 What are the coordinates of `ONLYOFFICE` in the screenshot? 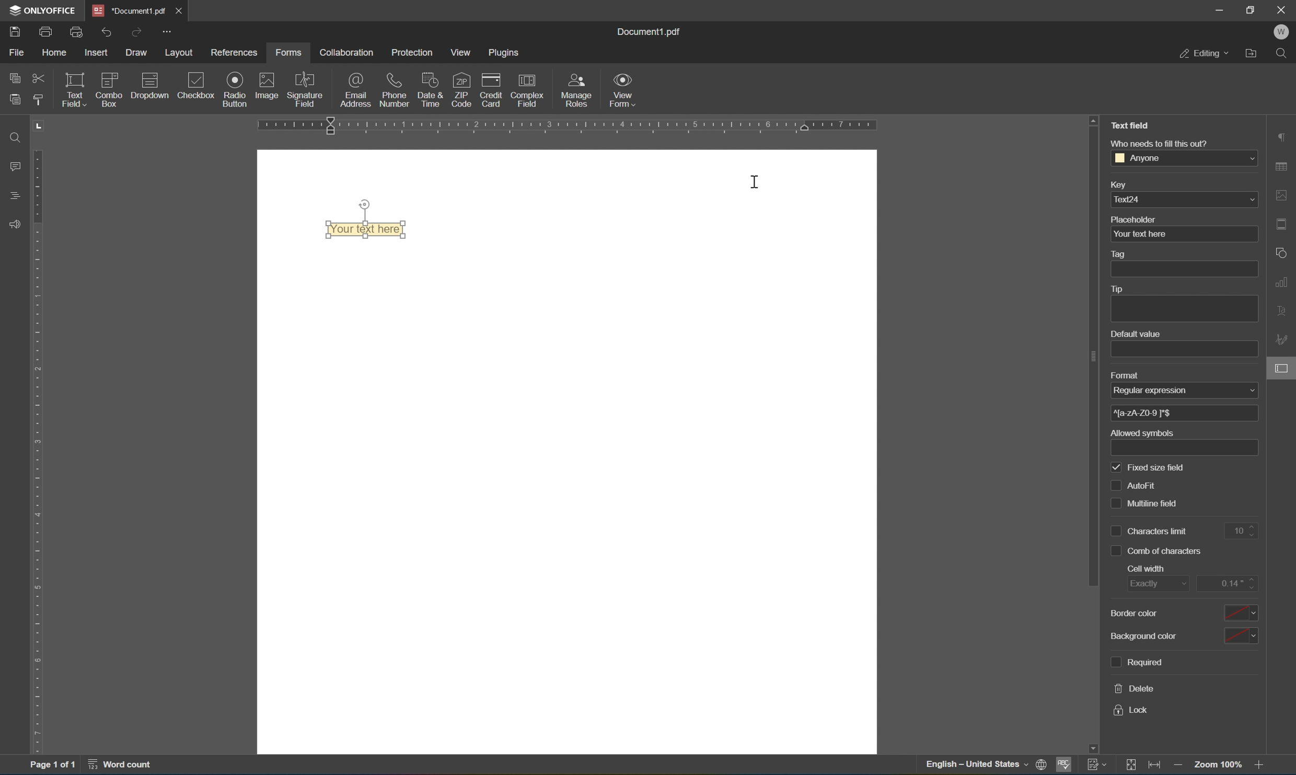 It's located at (42, 10).